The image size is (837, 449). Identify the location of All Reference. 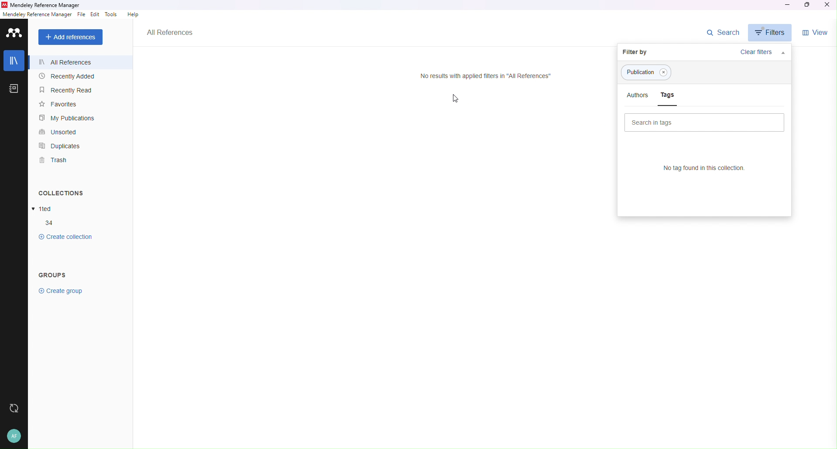
(72, 61).